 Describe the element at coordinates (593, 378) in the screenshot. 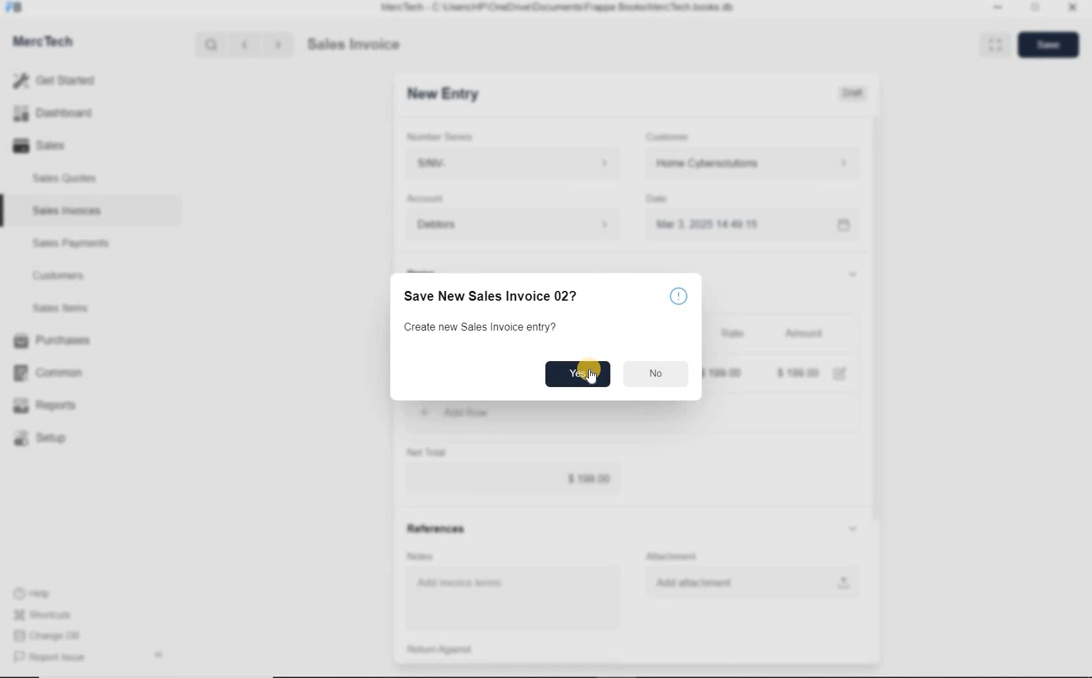

I see `cursor` at that location.